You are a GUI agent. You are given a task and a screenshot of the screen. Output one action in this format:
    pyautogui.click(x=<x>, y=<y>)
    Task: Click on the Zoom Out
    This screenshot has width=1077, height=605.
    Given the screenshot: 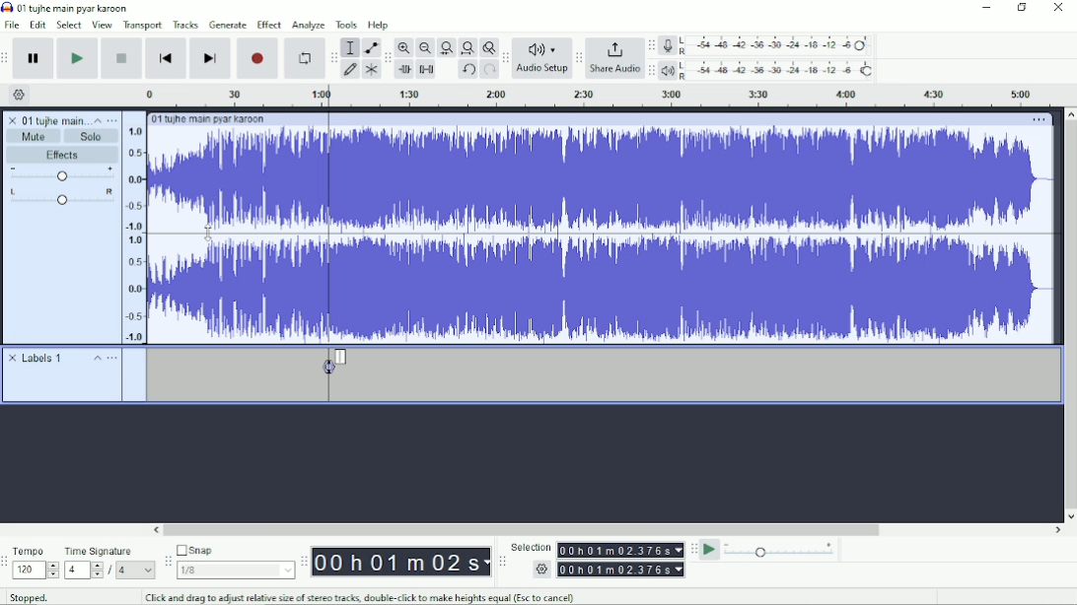 What is the action you would take?
    pyautogui.click(x=424, y=47)
    